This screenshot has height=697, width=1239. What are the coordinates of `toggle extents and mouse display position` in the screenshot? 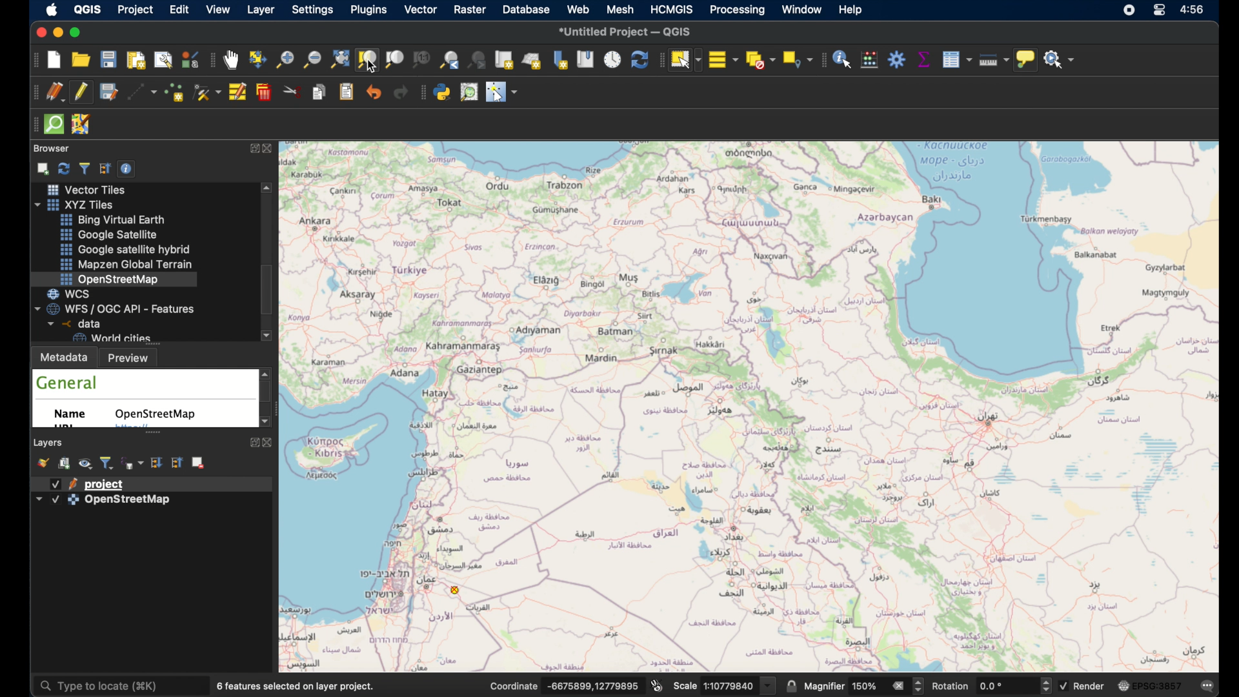 It's located at (658, 684).